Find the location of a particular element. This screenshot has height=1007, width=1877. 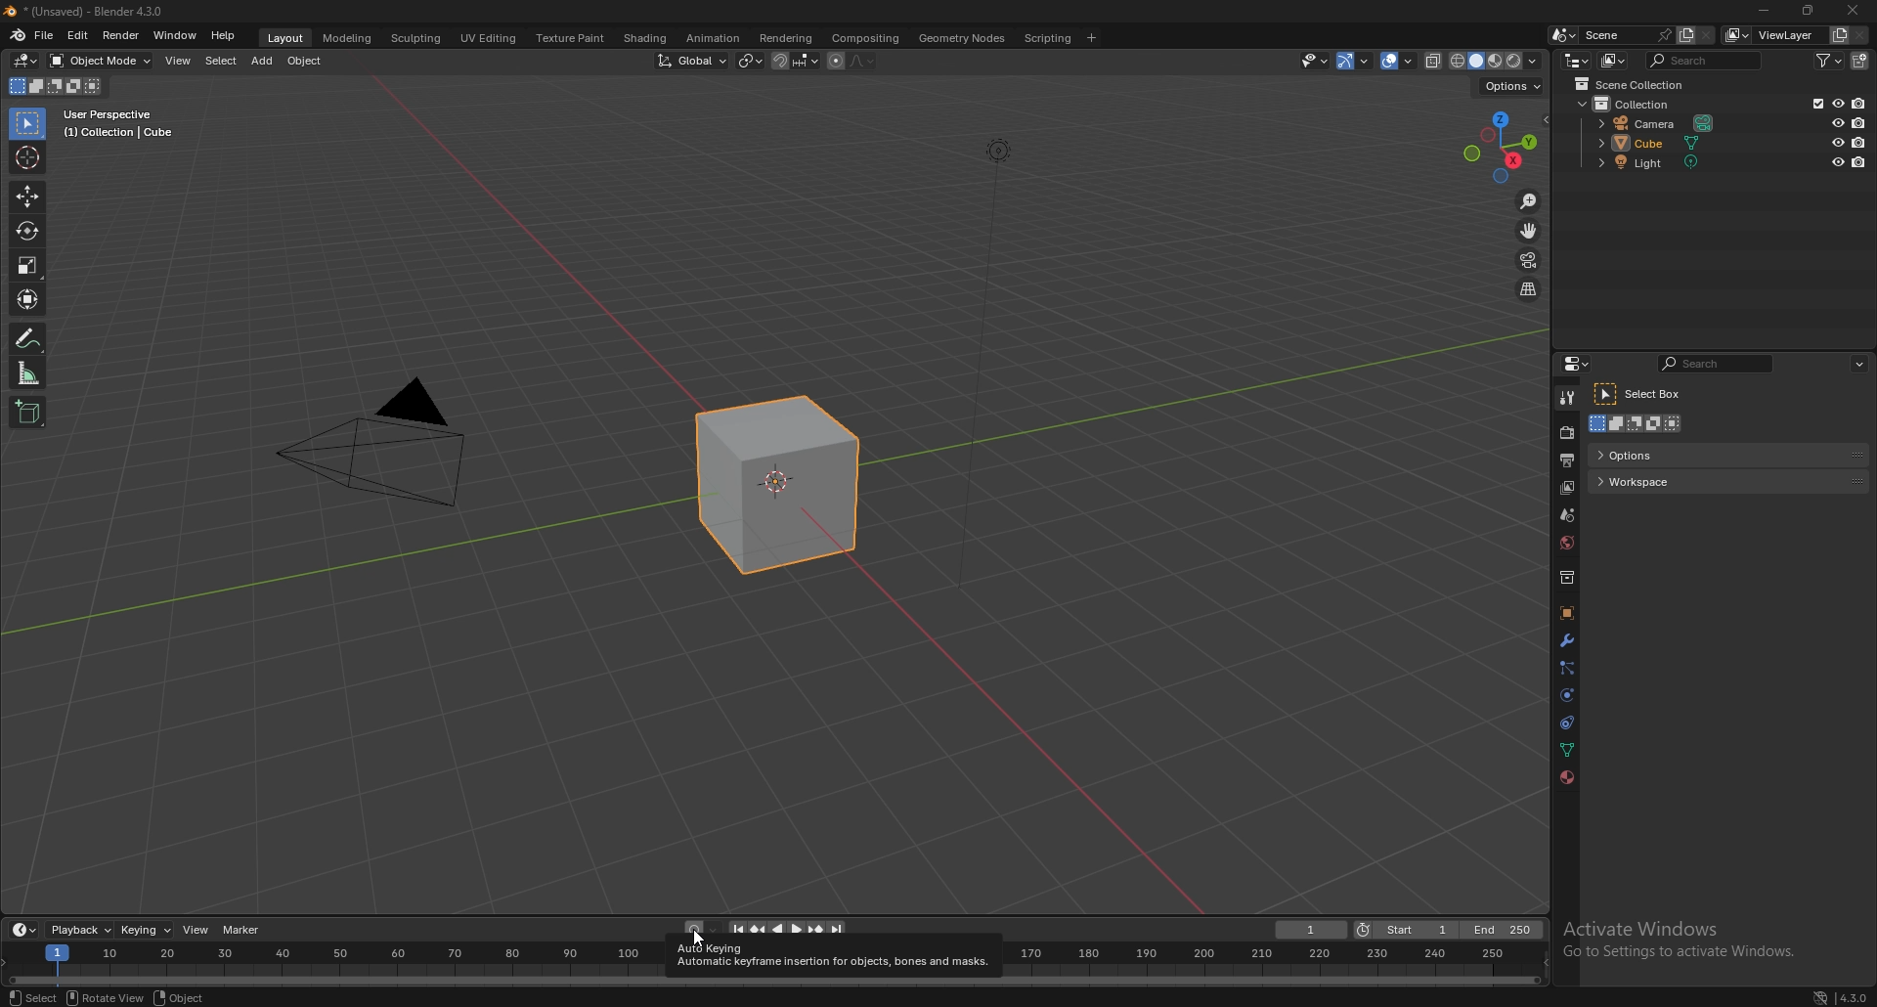

mode is located at coordinates (1639, 424).